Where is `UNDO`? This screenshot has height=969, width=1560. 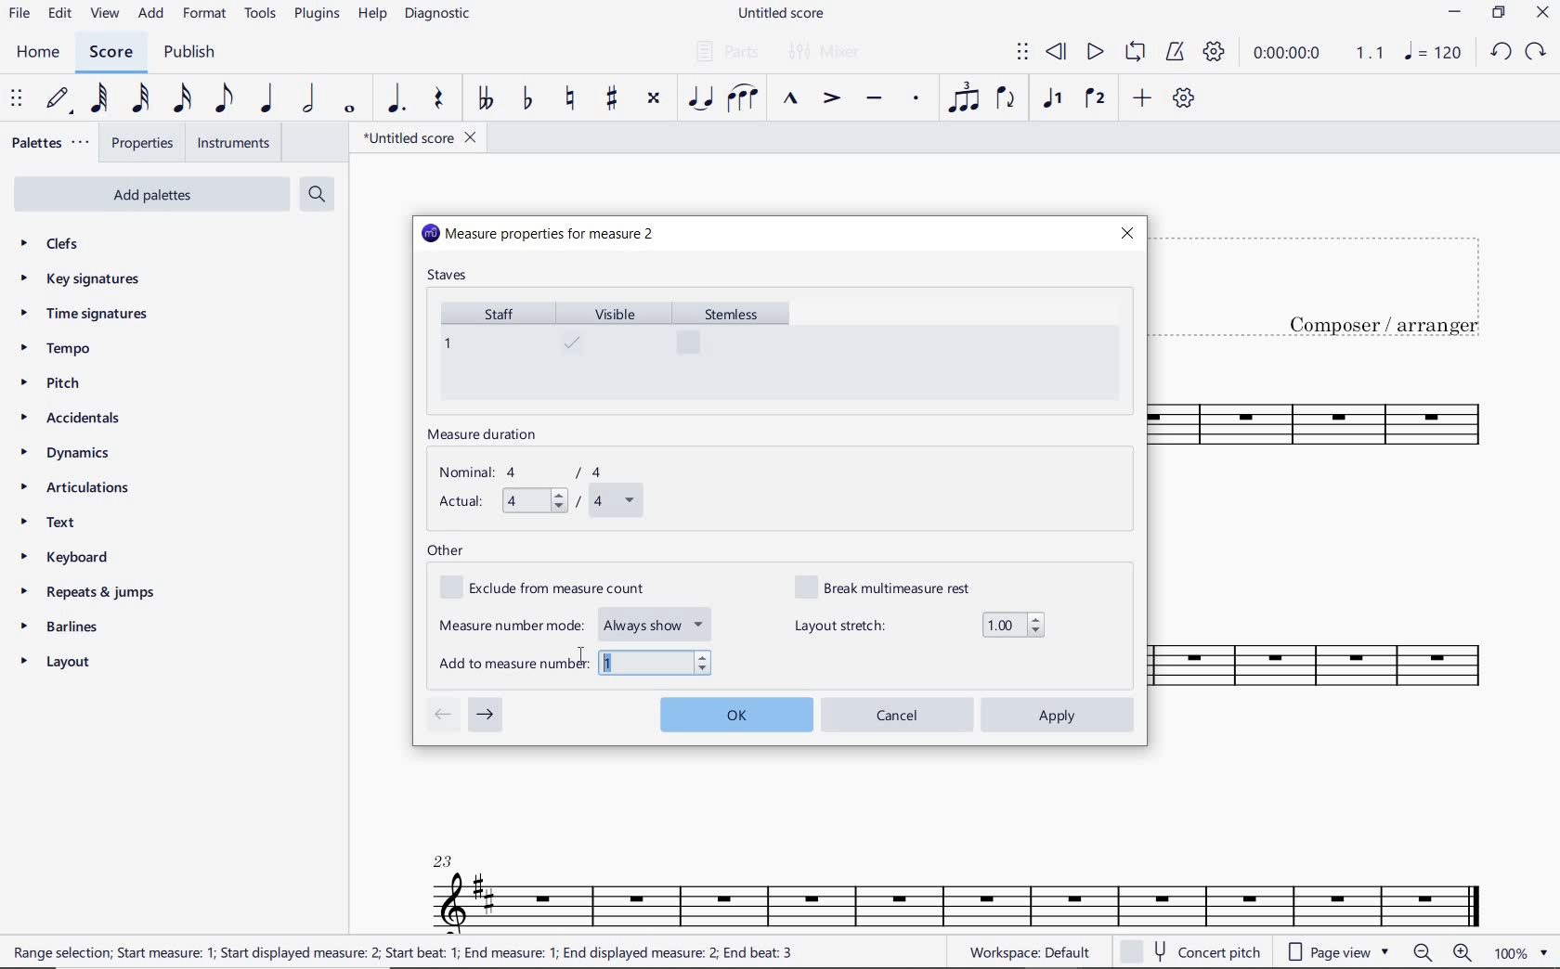 UNDO is located at coordinates (1500, 53).